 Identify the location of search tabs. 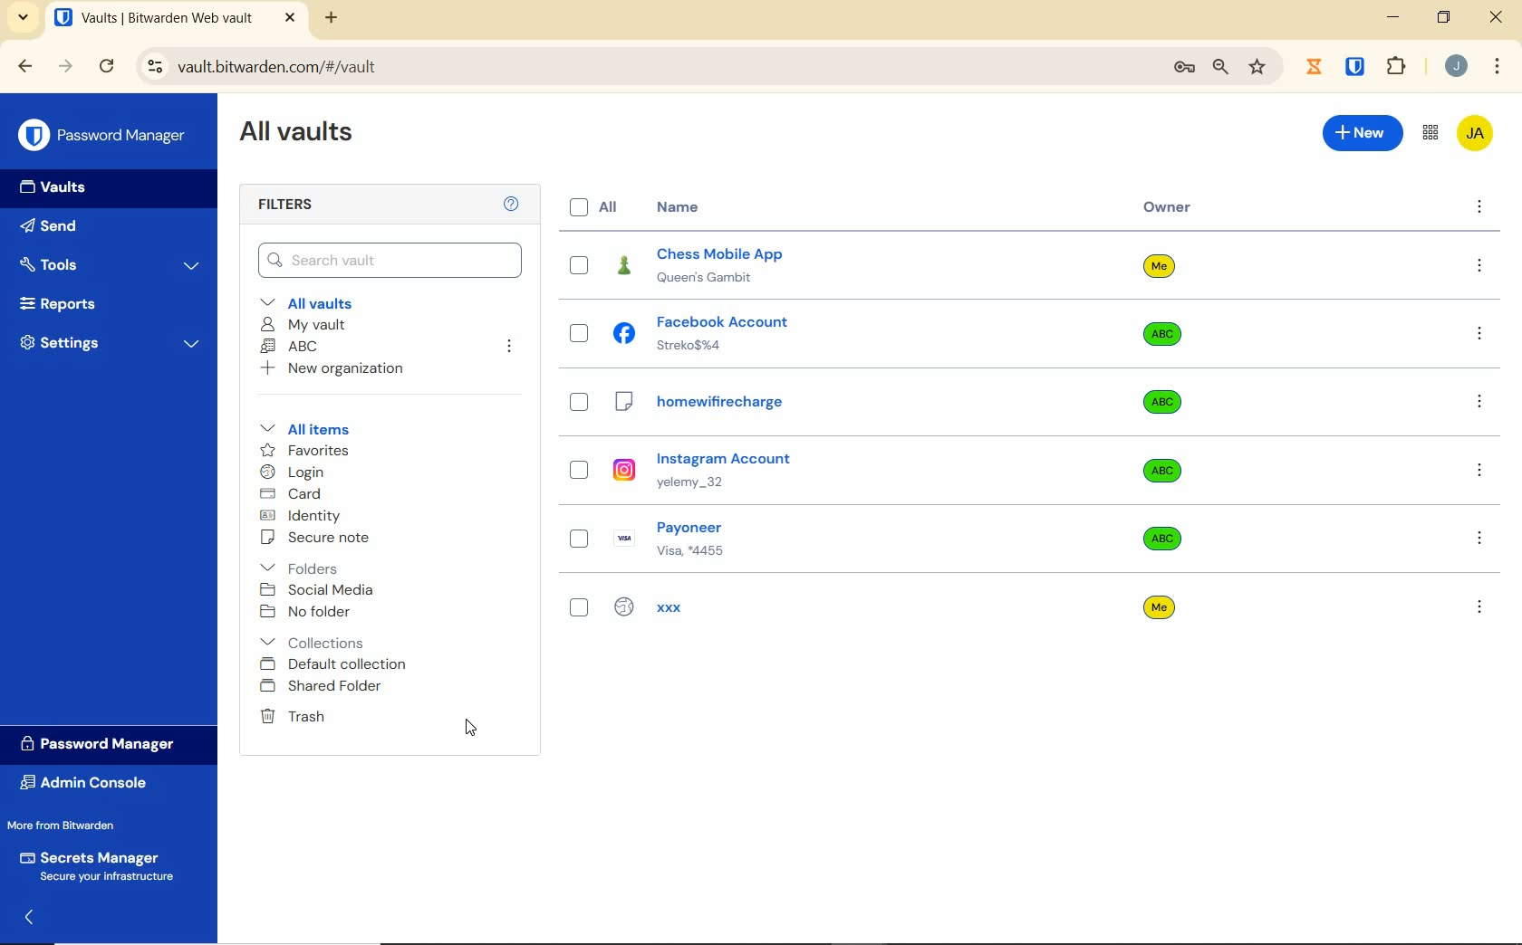
(23, 17).